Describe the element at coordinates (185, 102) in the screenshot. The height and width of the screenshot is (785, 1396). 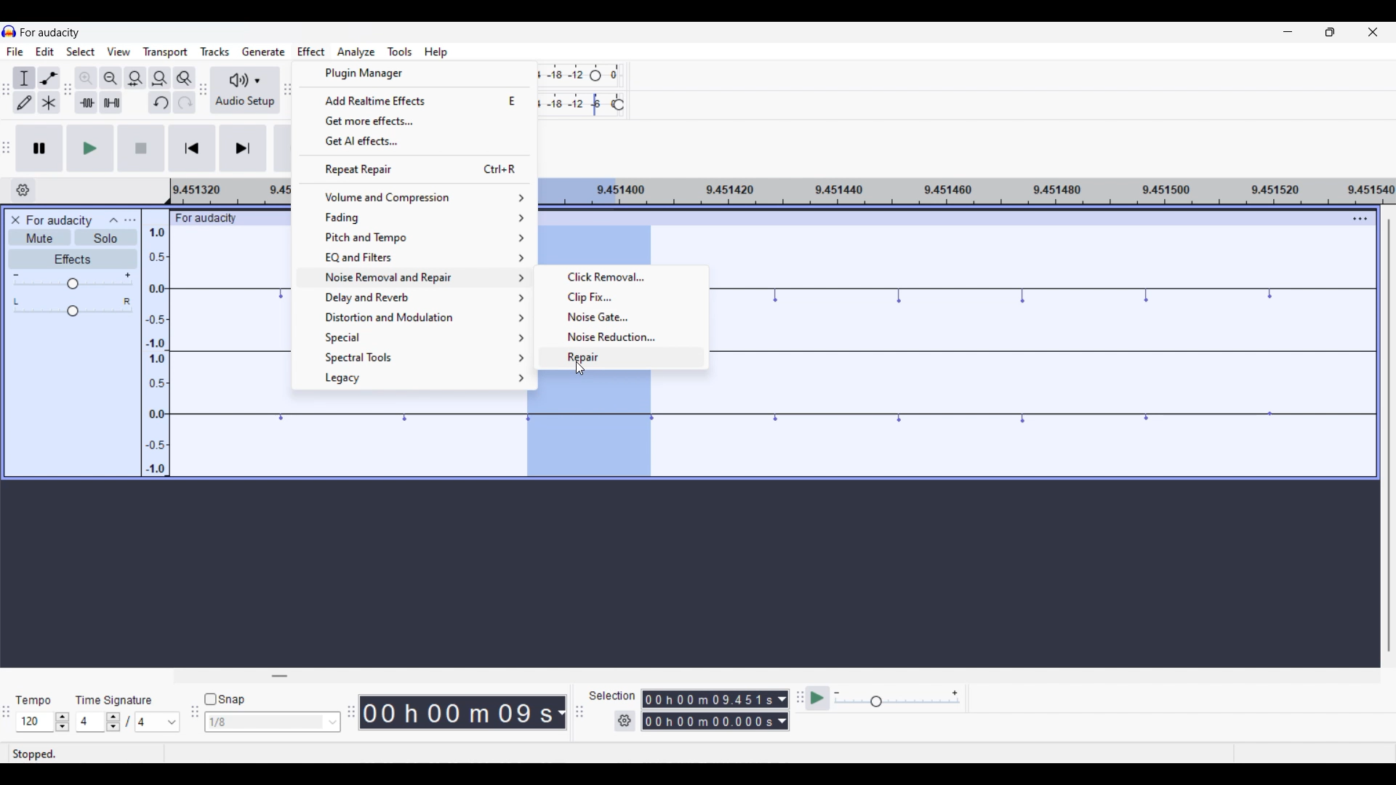
I see `Redo` at that location.